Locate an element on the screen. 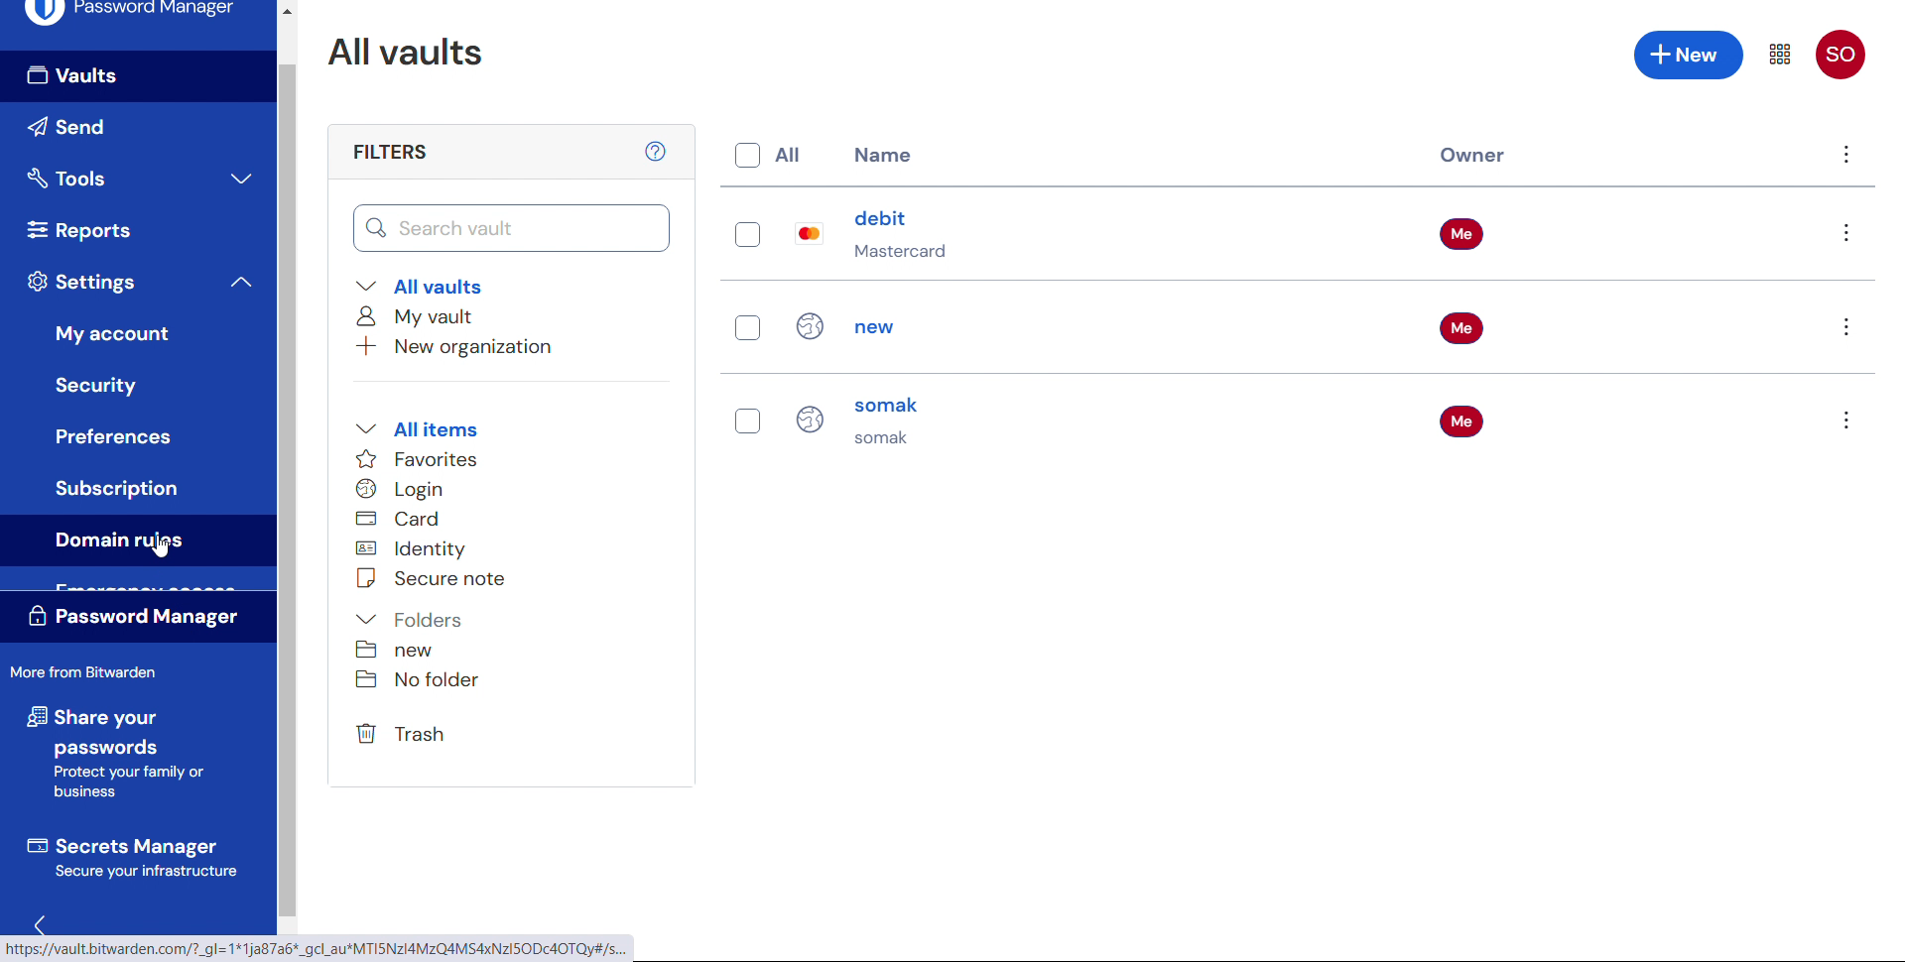 This screenshot has height=962, width=1905. Hide sidebar  is located at coordinates (41, 927).